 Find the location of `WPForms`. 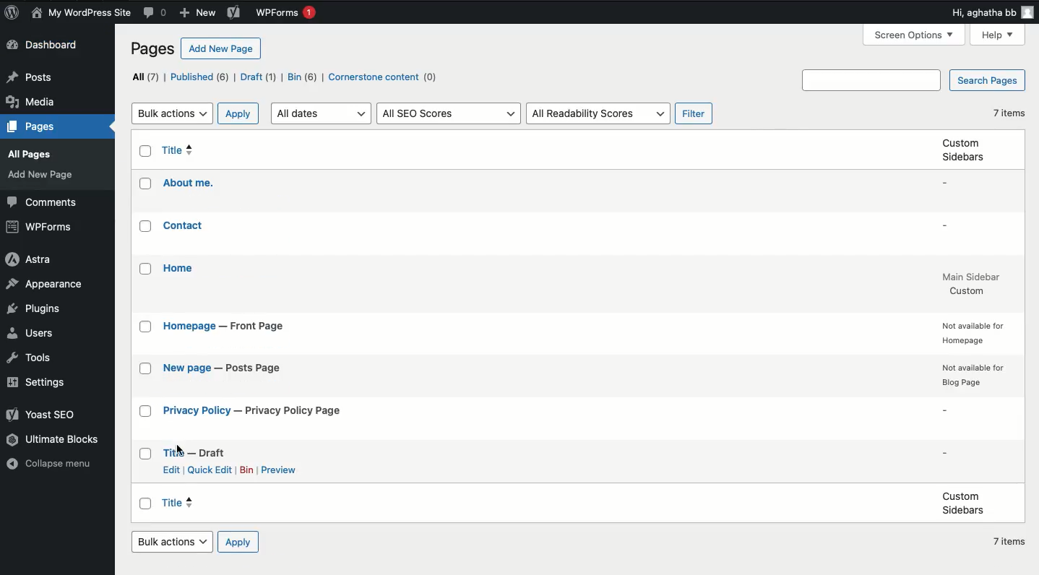

WPForms is located at coordinates (42, 228).